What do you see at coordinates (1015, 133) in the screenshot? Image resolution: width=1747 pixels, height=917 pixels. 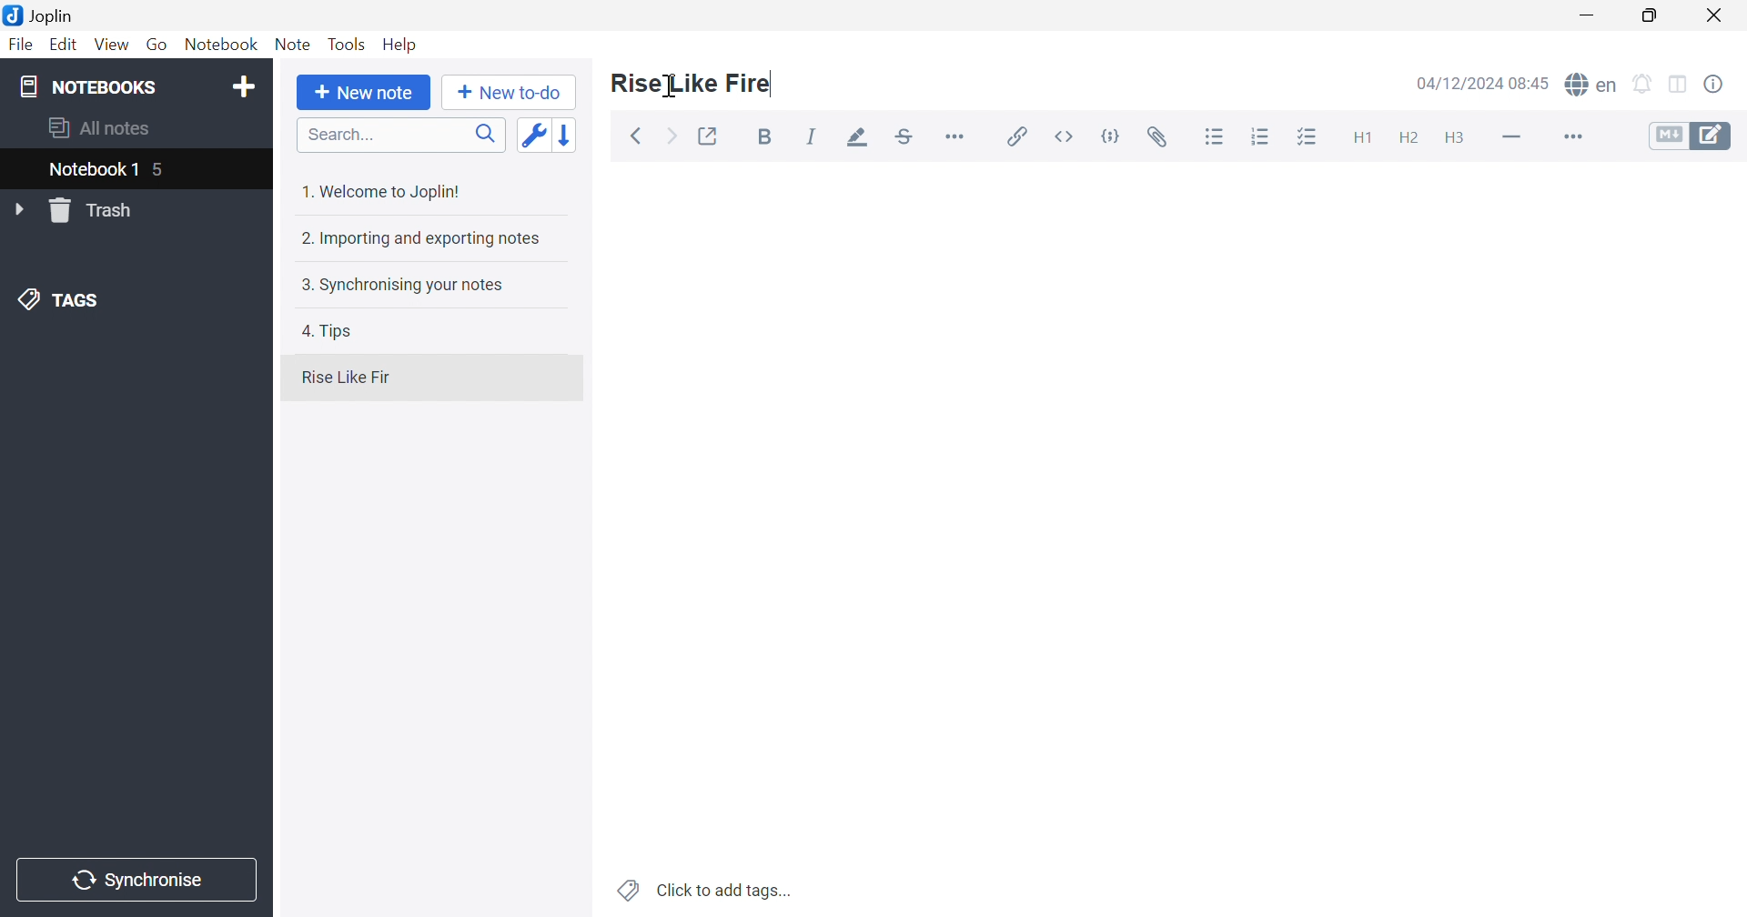 I see `Insert / edit link` at bounding box center [1015, 133].